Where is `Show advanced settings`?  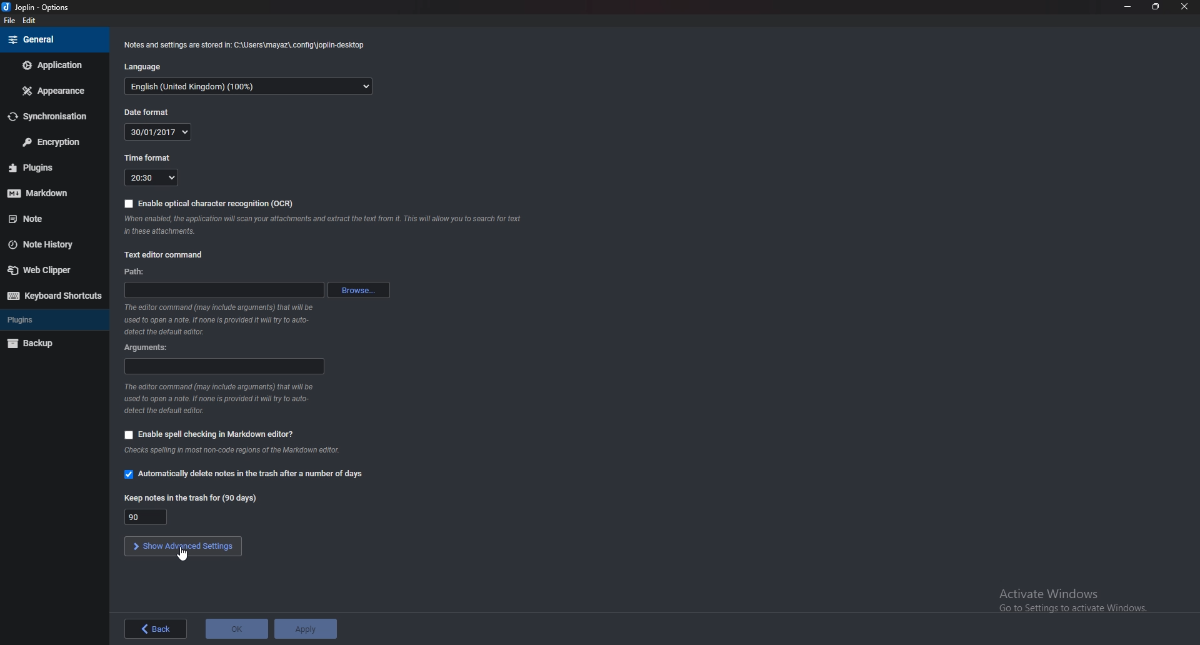 Show advanced settings is located at coordinates (182, 546).